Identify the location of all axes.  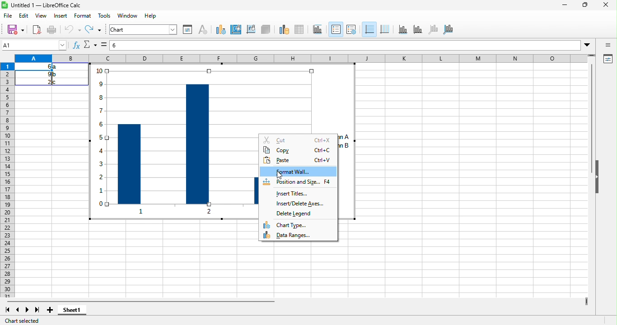
(449, 29).